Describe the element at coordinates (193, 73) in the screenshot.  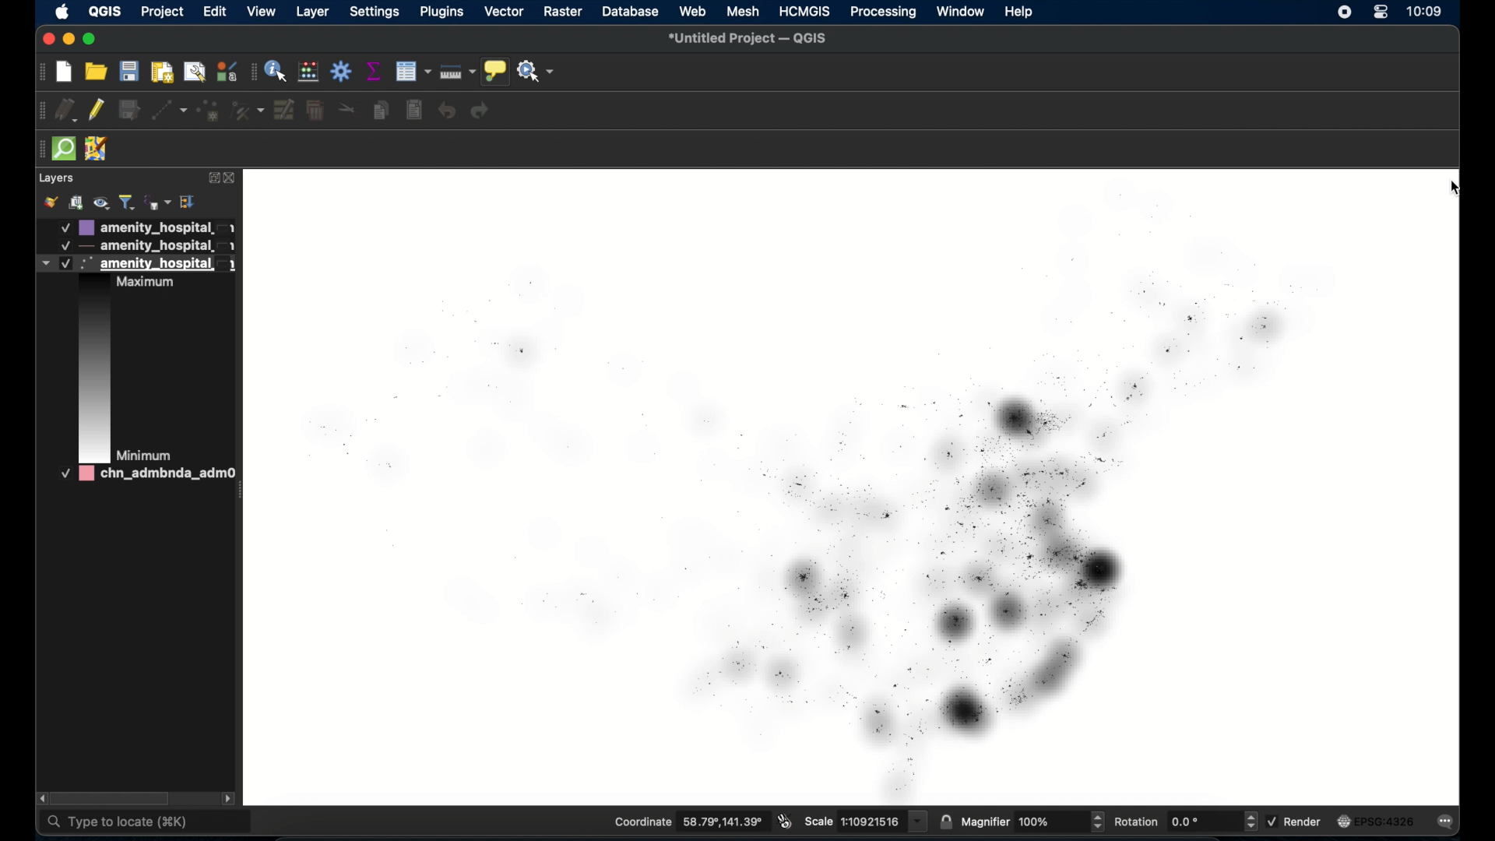
I see `open layout manager` at that location.